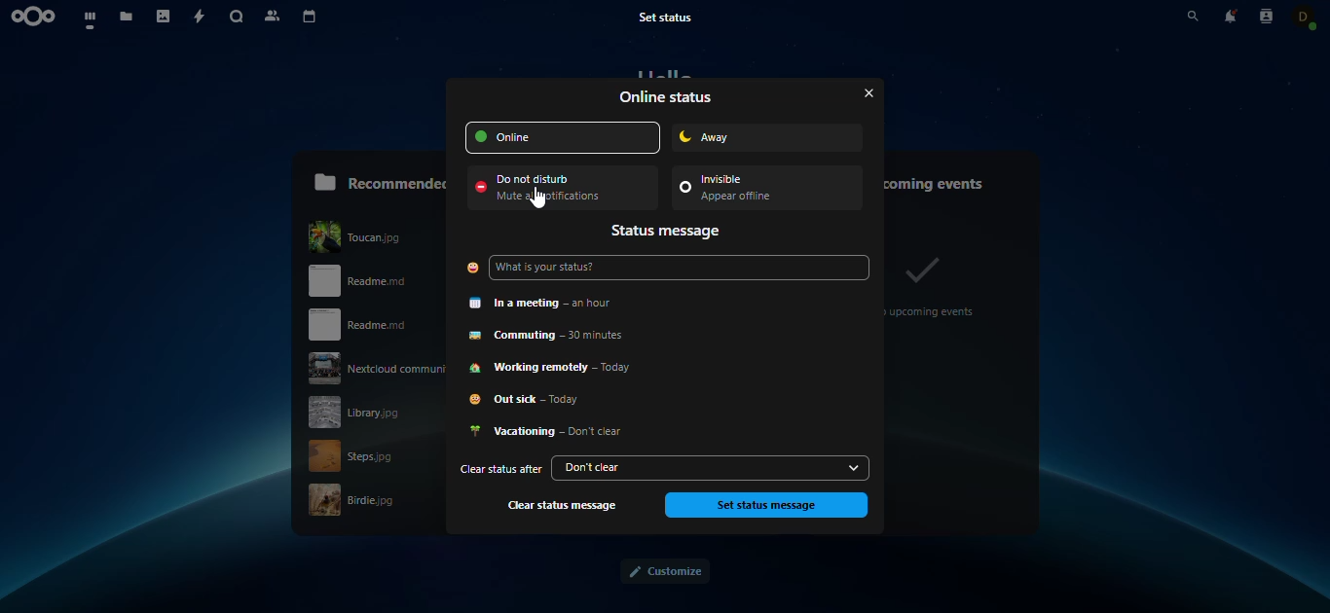 The width and height of the screenshot is (1330, 613). I want to click on clear status message, so click(565, 505).